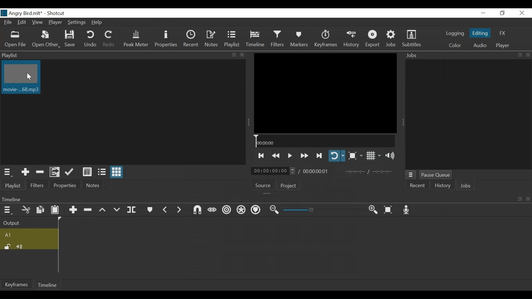 This screenshot has width=532, height=299. What do you see at coordinates (17, 284) in the screenshot?
I see `Keyframes` at bounding box center [17, 284].